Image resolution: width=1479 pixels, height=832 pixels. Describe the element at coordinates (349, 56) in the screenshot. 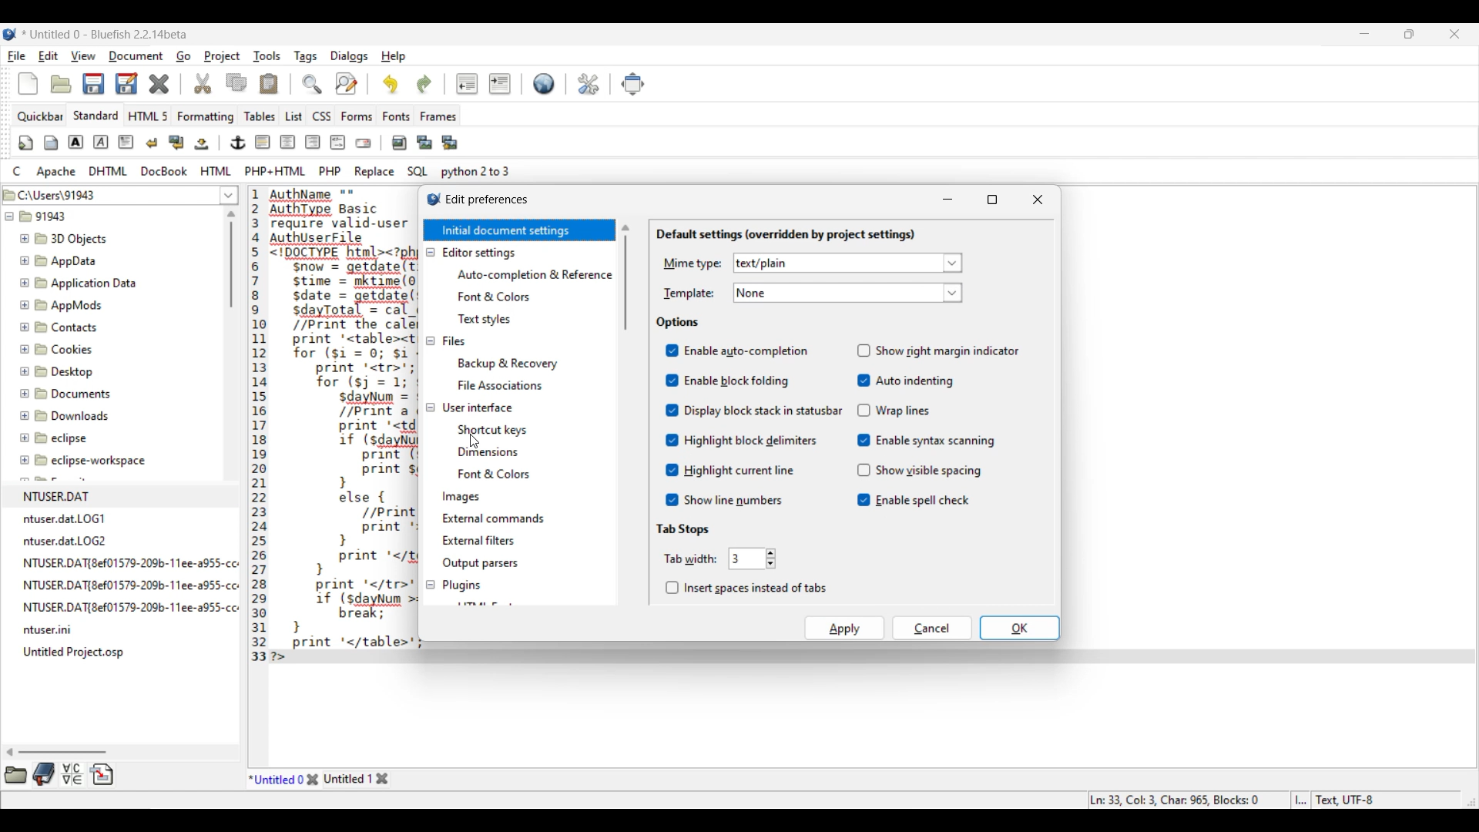

I see `Dialogs menu` at that location.